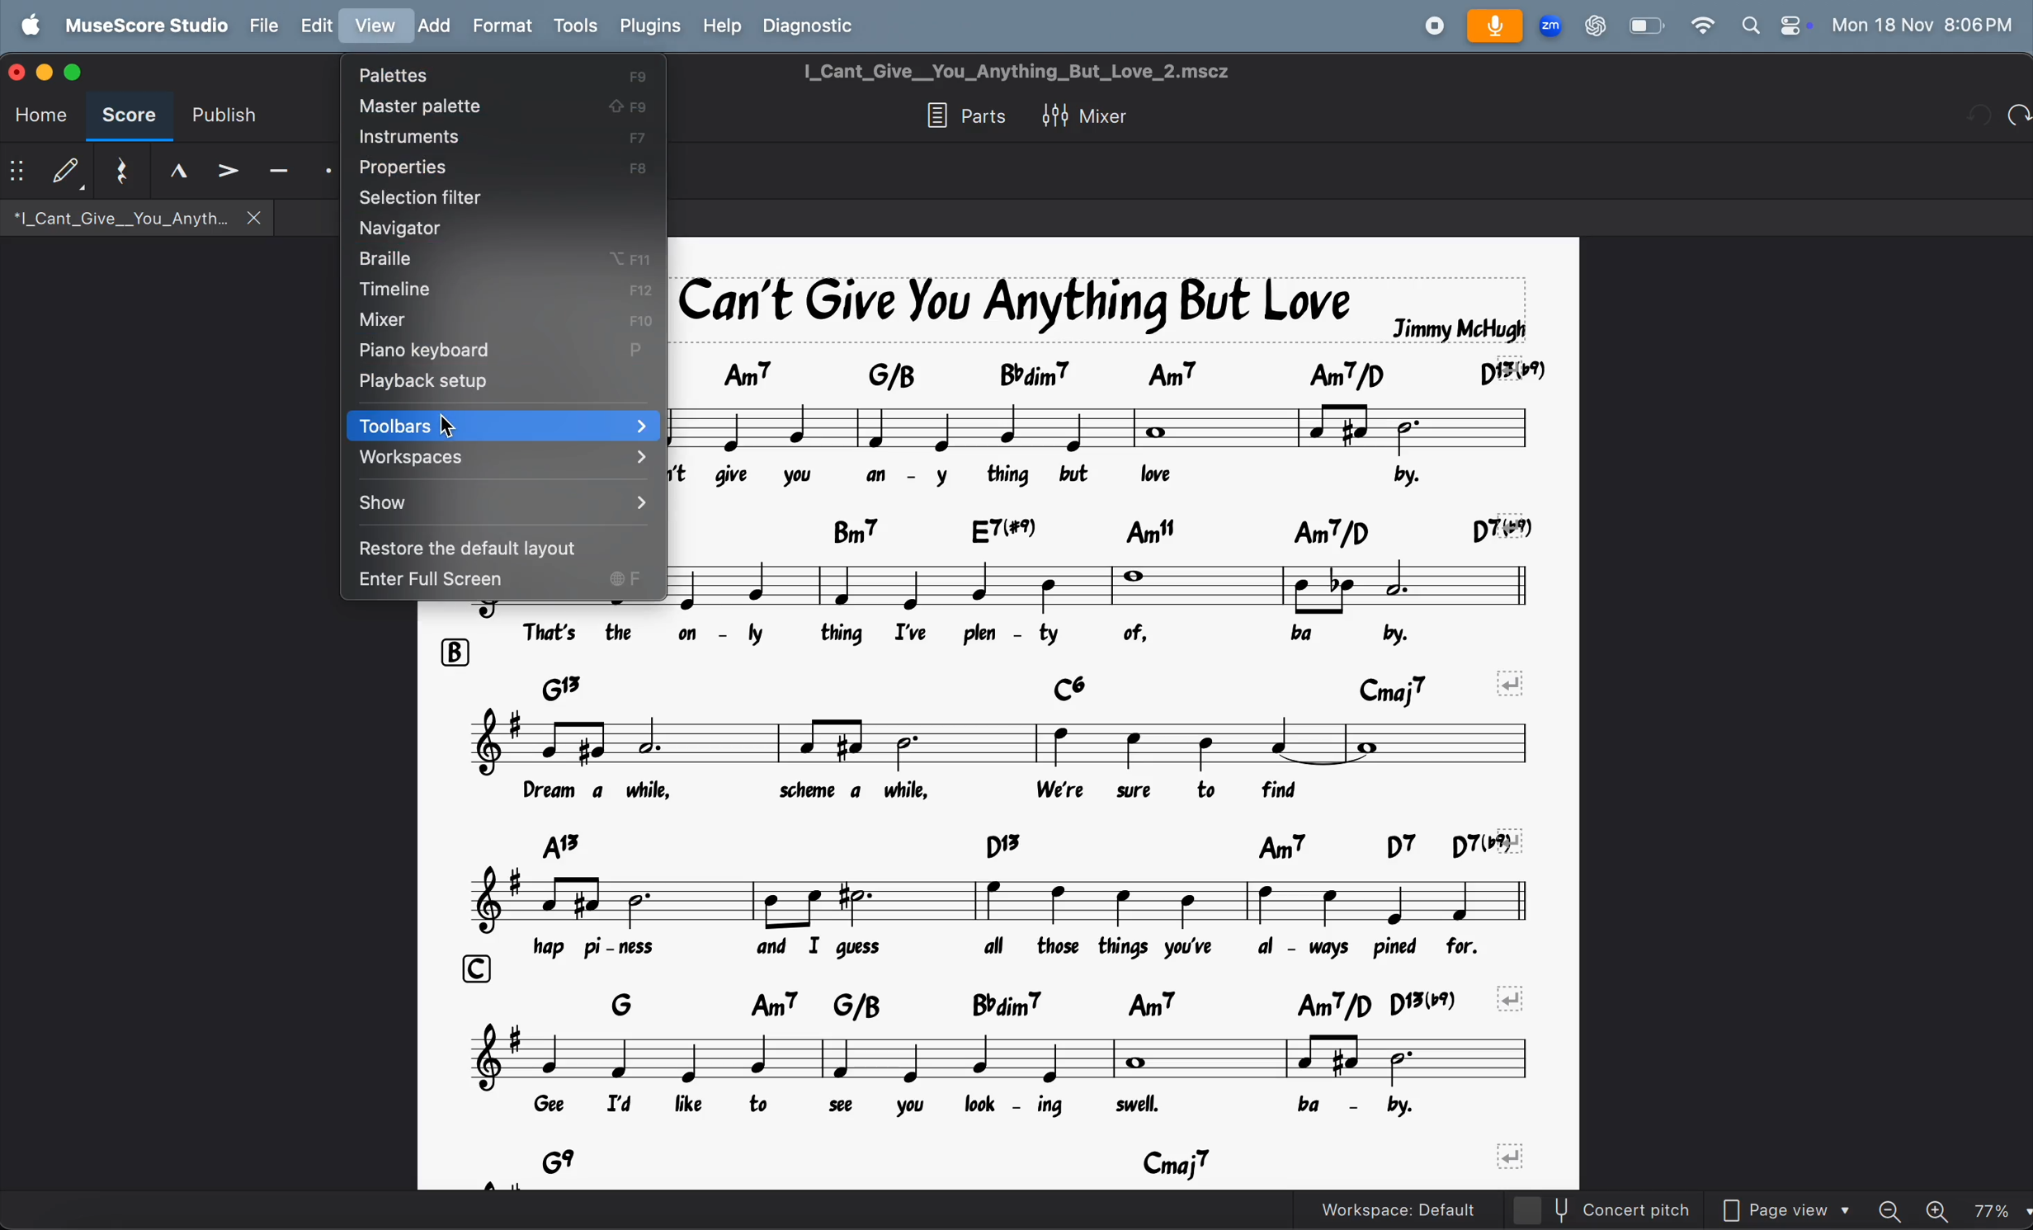 This screenshot has width=2033, height=1230. I want to click on palettes, so click(502, 78).